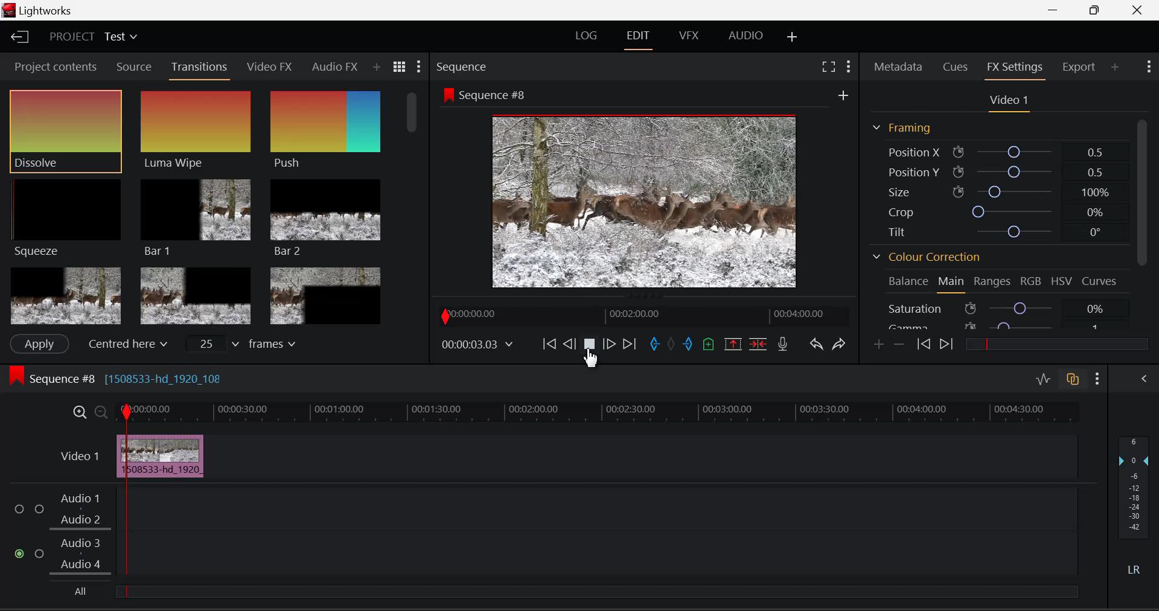  What do you see at coordinates (954, 68) in the screenshot?
I see `Cues` at bounding box center [954, 68].